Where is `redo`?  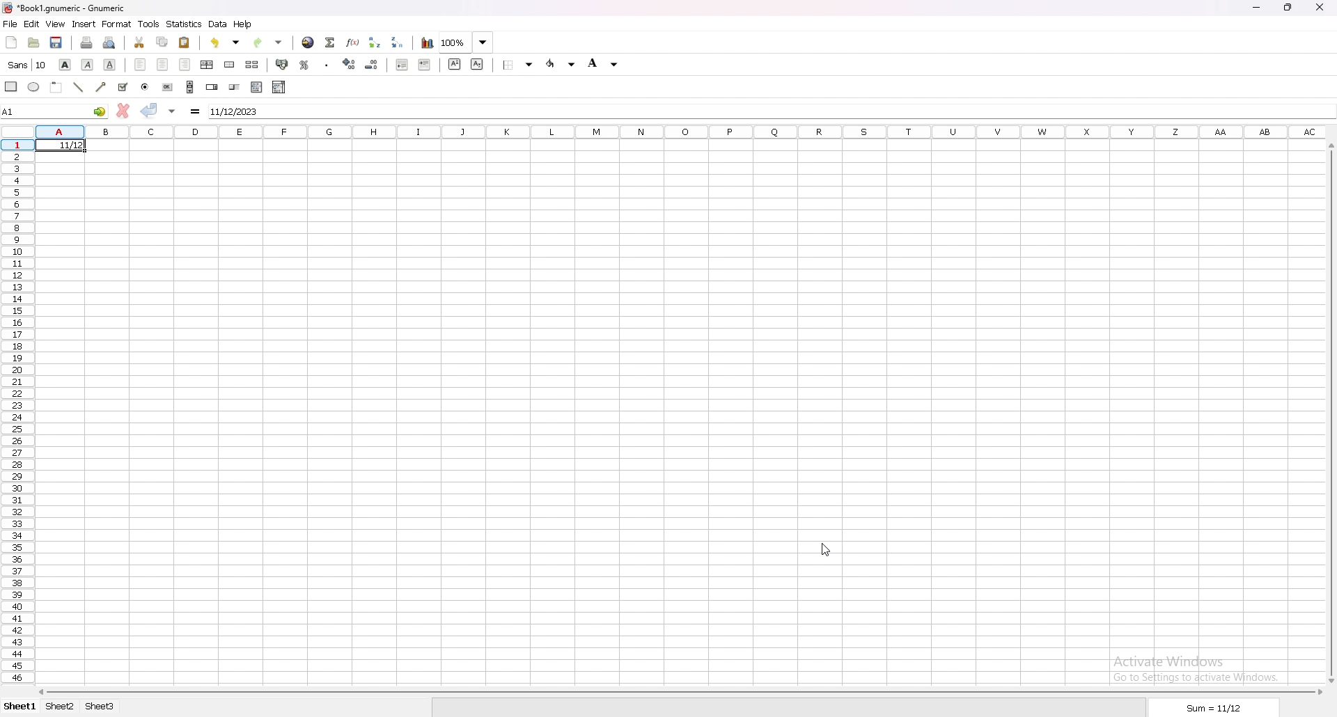 redo is located at coordinates (268, 42).